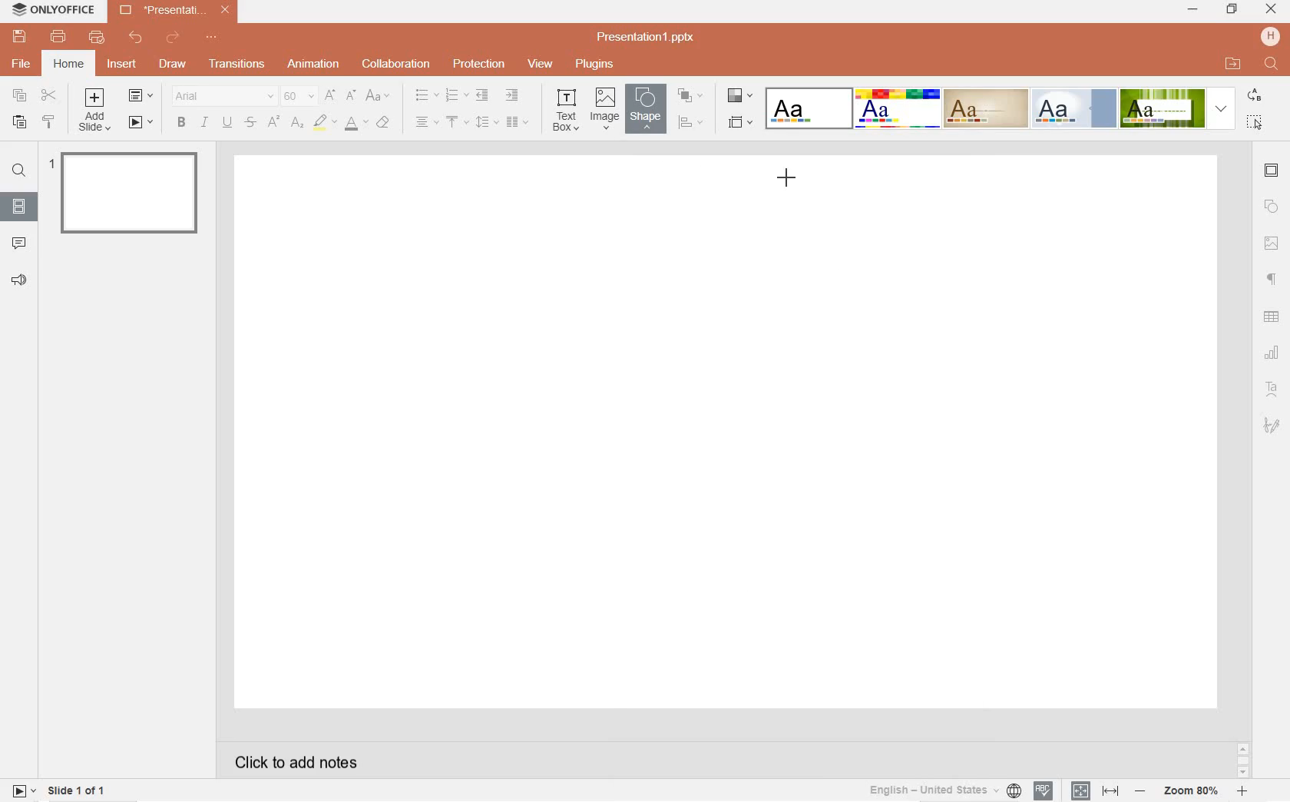  Describe the element at coordinates (1234, 64) in the screenshot. I see `OPEN FILE LOCATION` at that location.